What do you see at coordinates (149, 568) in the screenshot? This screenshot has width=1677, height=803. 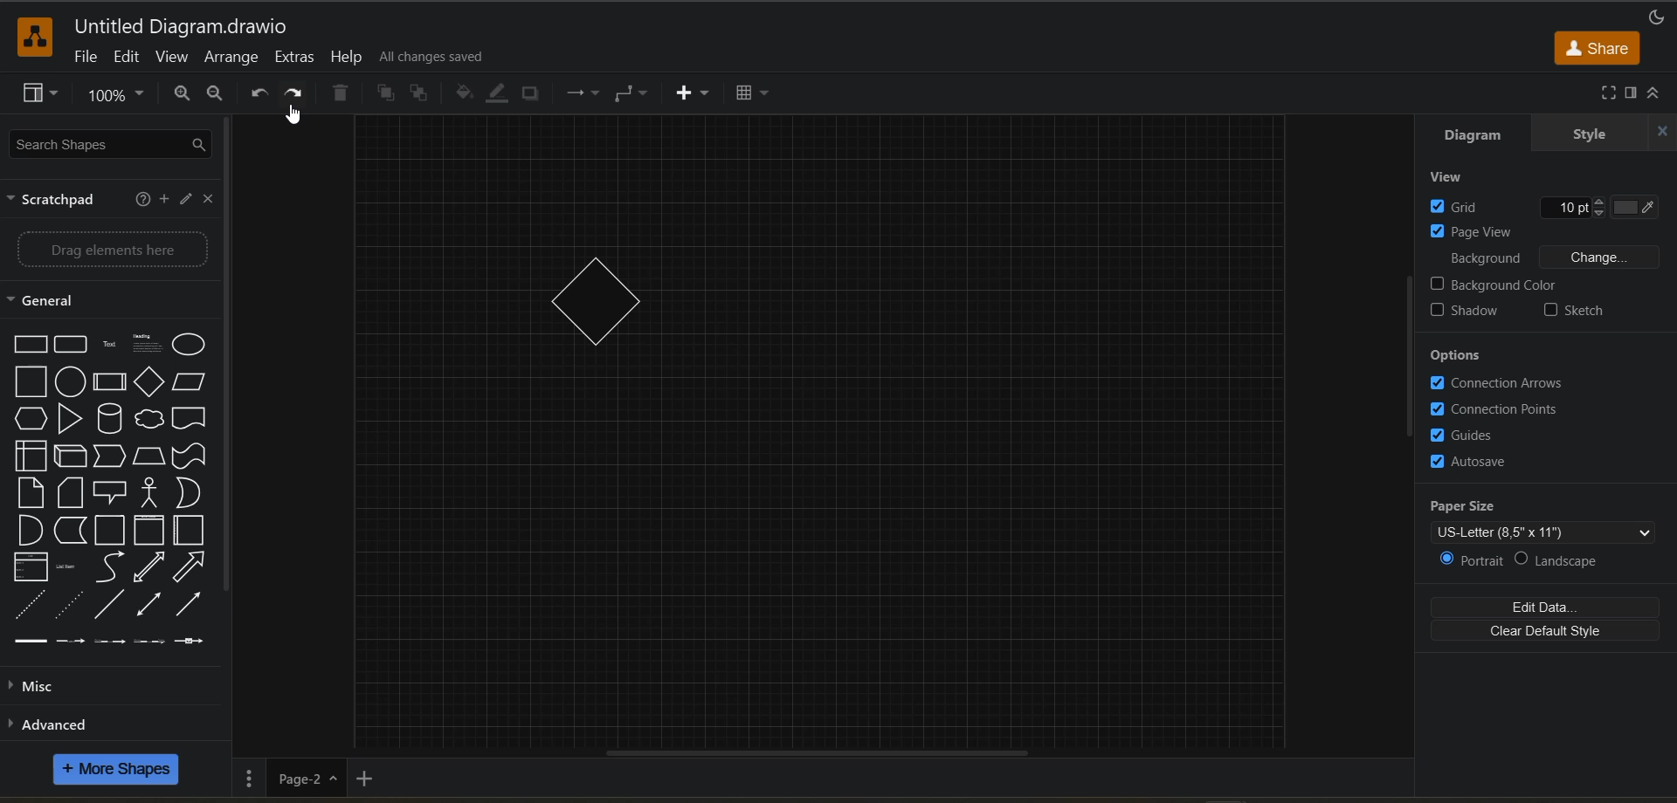 I see `bidirectional arrow` at bounding box center [149, 568].